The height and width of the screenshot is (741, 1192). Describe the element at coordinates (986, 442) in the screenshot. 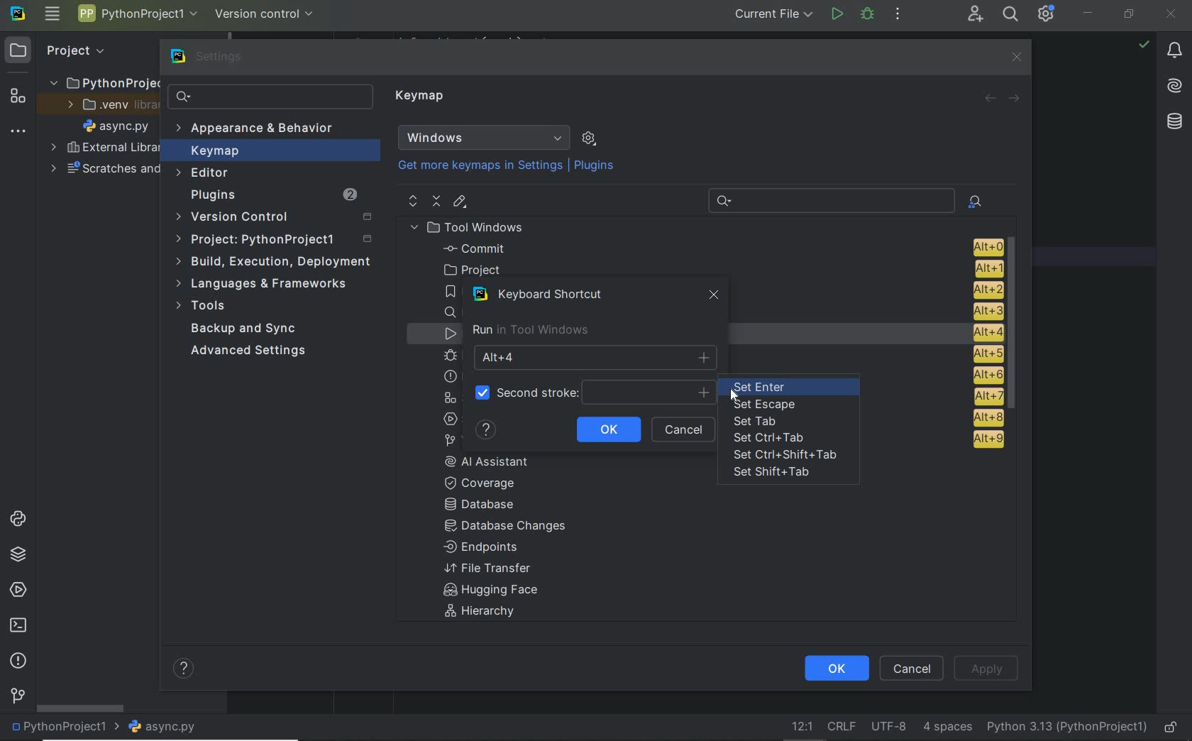

I see `alt + 9` at that location.